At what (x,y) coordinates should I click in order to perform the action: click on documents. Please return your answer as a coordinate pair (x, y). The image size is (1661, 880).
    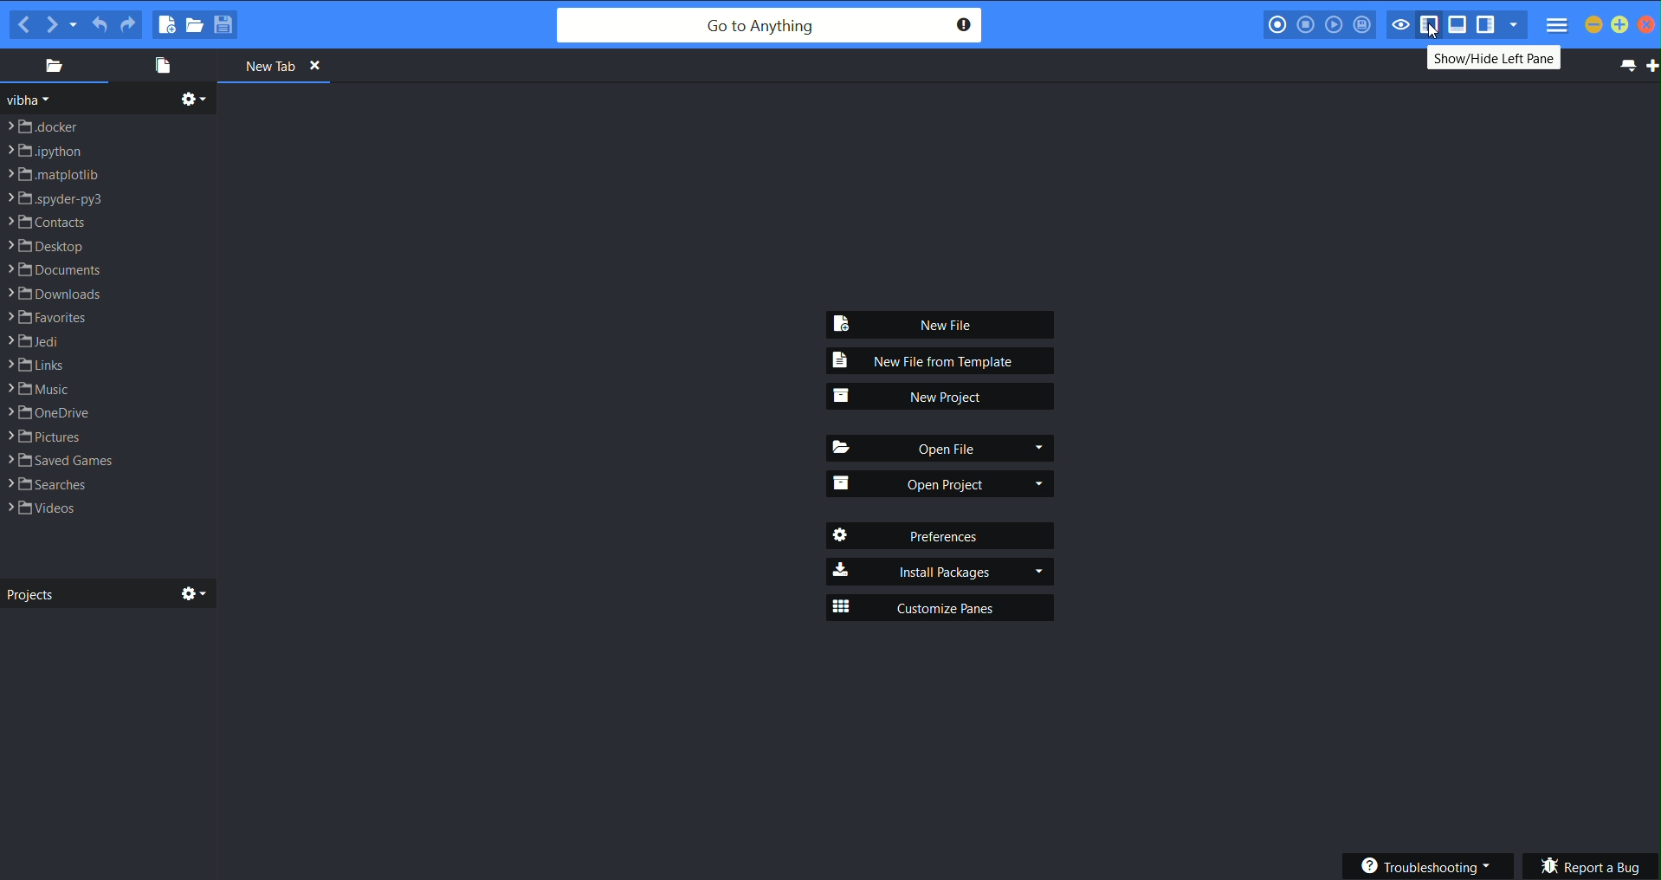
    Looking at the image, I should click on (55, 270).